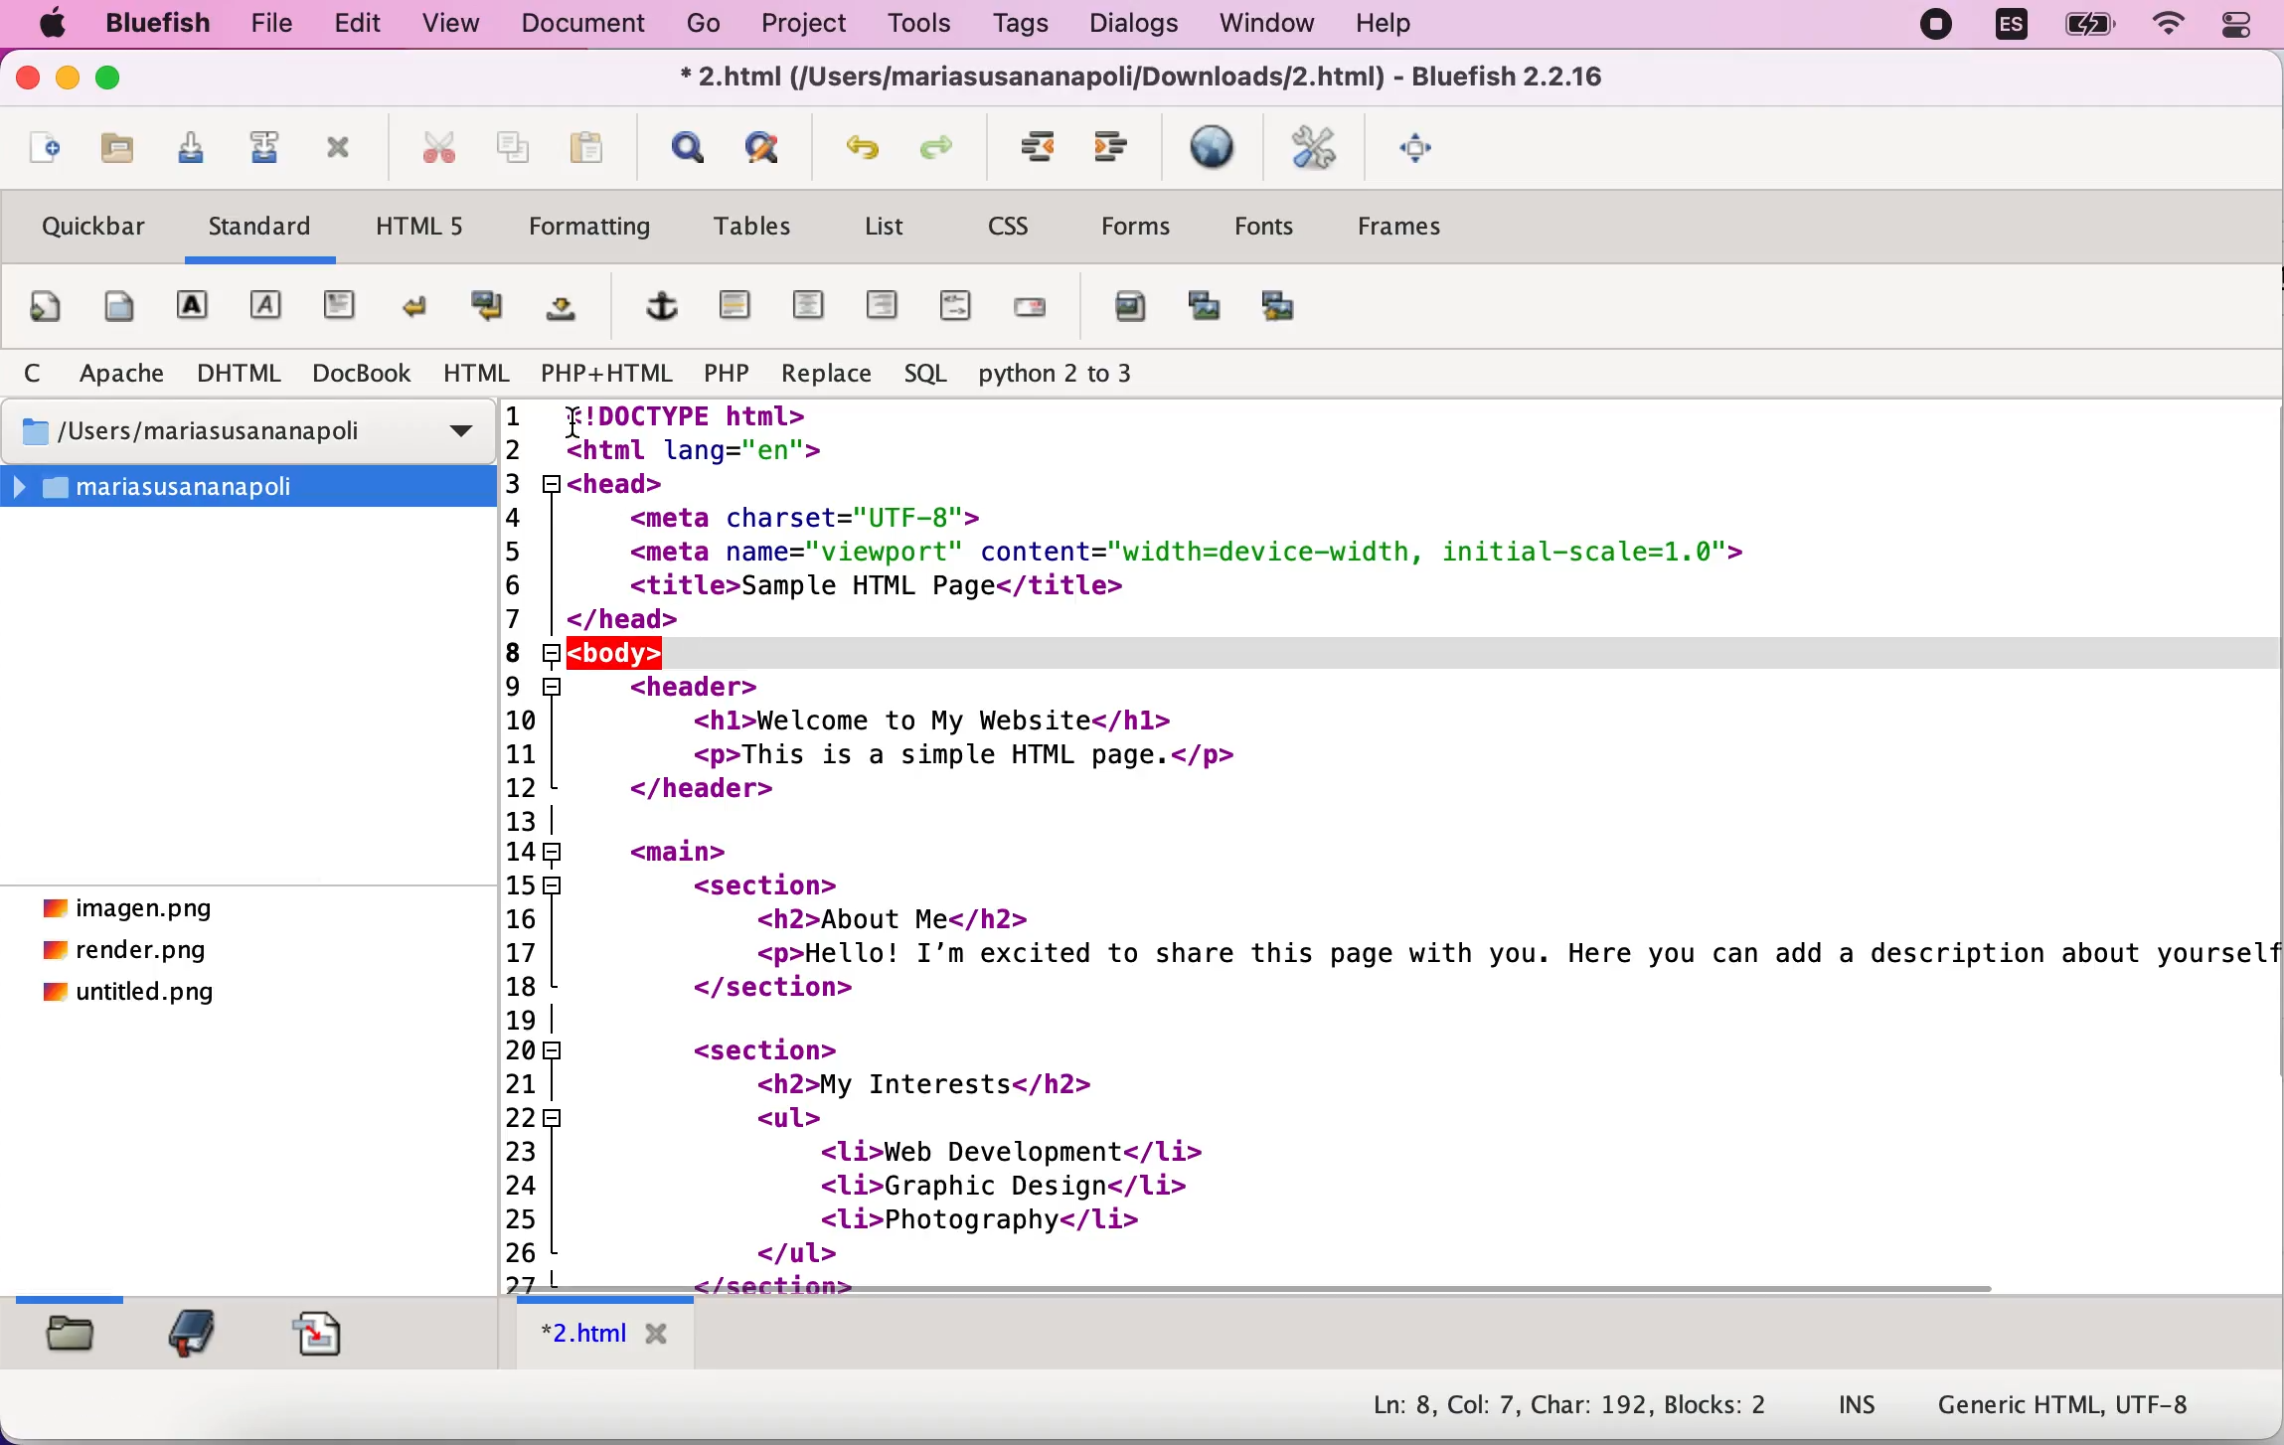 The image size is (2284, 1445). I want to click on html, so click(474, 374).